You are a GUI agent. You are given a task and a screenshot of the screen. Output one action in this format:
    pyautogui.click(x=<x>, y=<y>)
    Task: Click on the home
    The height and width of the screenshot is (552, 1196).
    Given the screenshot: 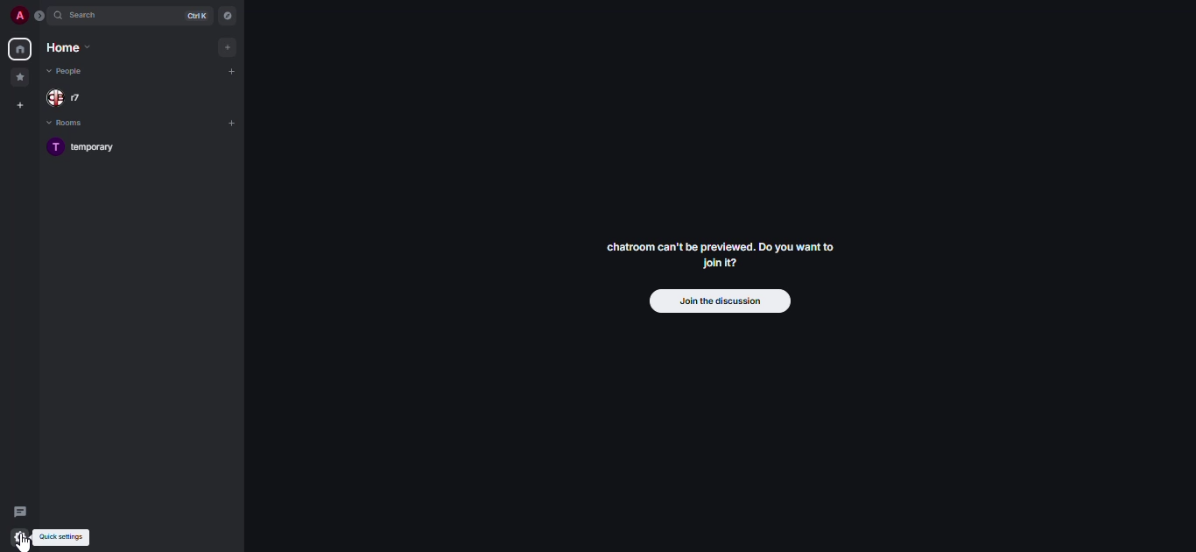 What is the action you would take?
    pyautogui.click(x=64, y=50)
    